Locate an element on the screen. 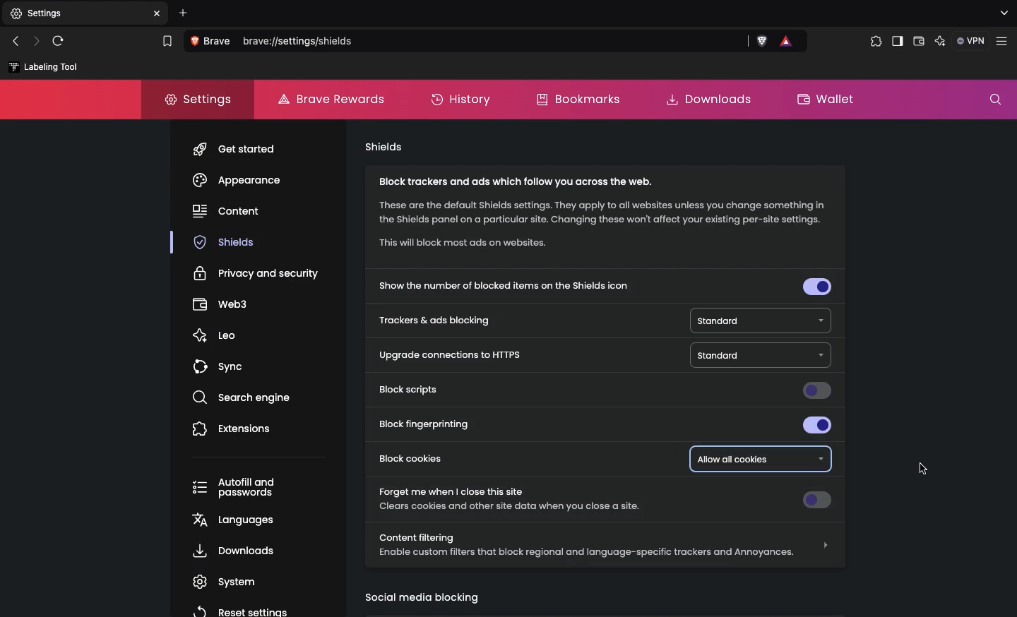 The width and height of the screenshot is (1017, 617). Block scripts is located at coordinates (603, 391).